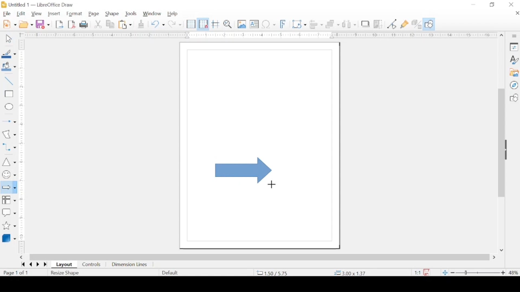  I want to click on properties, so click(514, 47).